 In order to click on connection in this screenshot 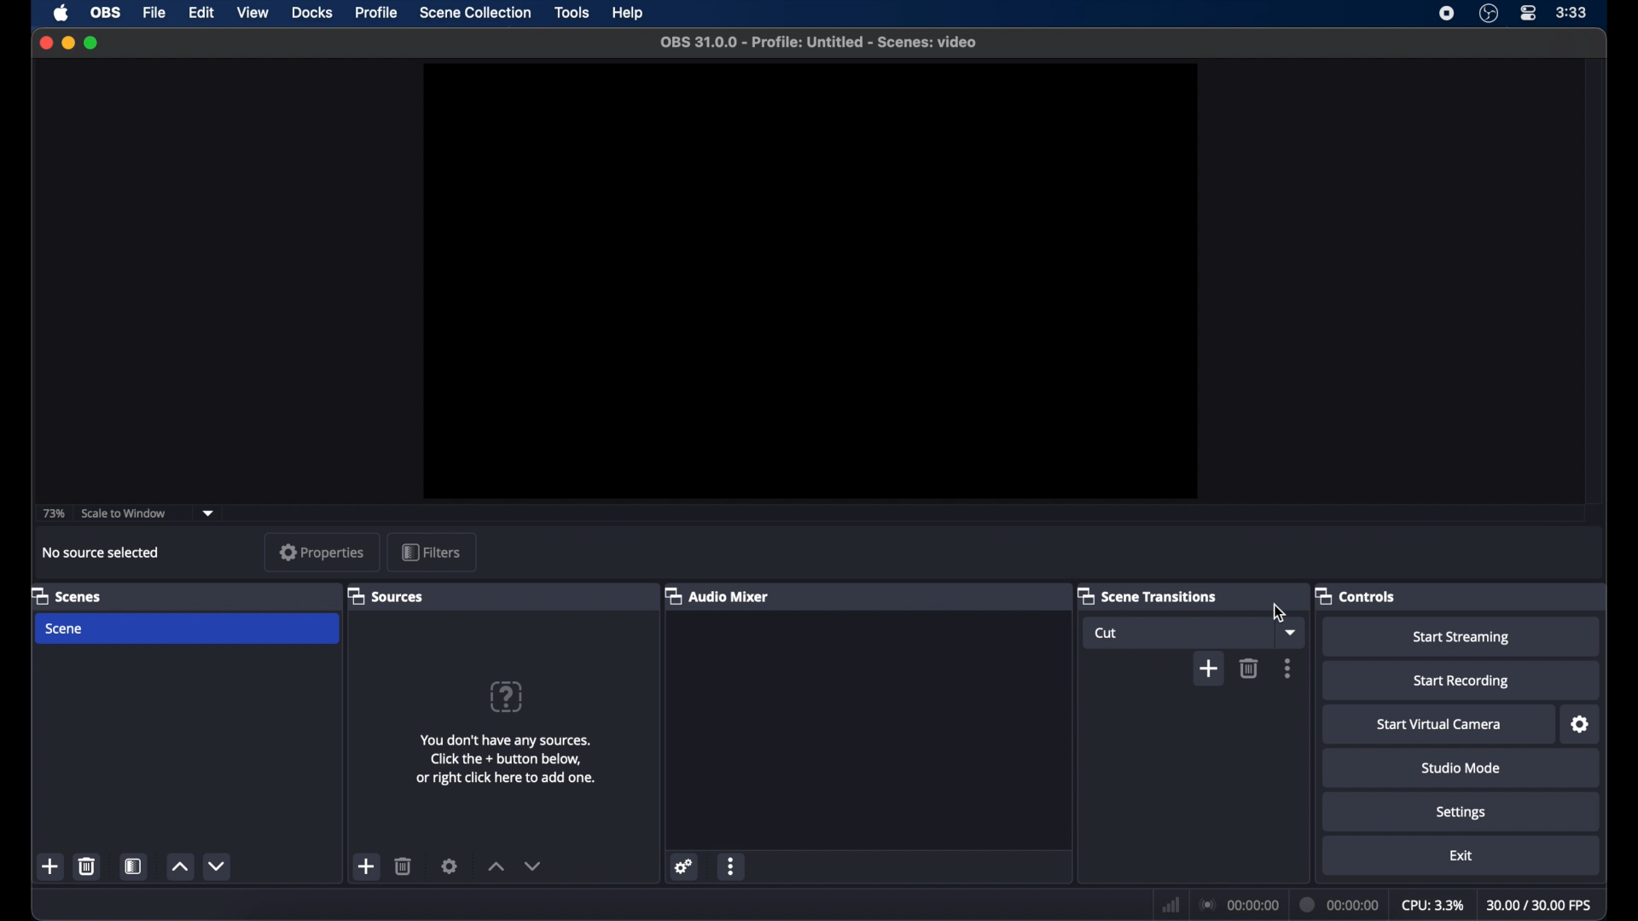, I will do `click(1238, 901)`.